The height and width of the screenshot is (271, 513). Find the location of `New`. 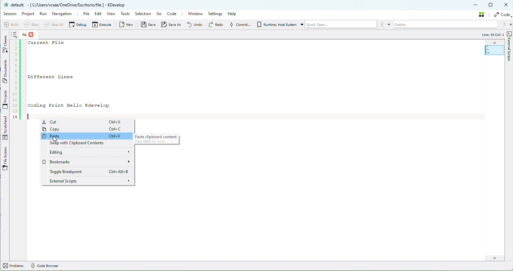

New is located at coordinates (128, 24).